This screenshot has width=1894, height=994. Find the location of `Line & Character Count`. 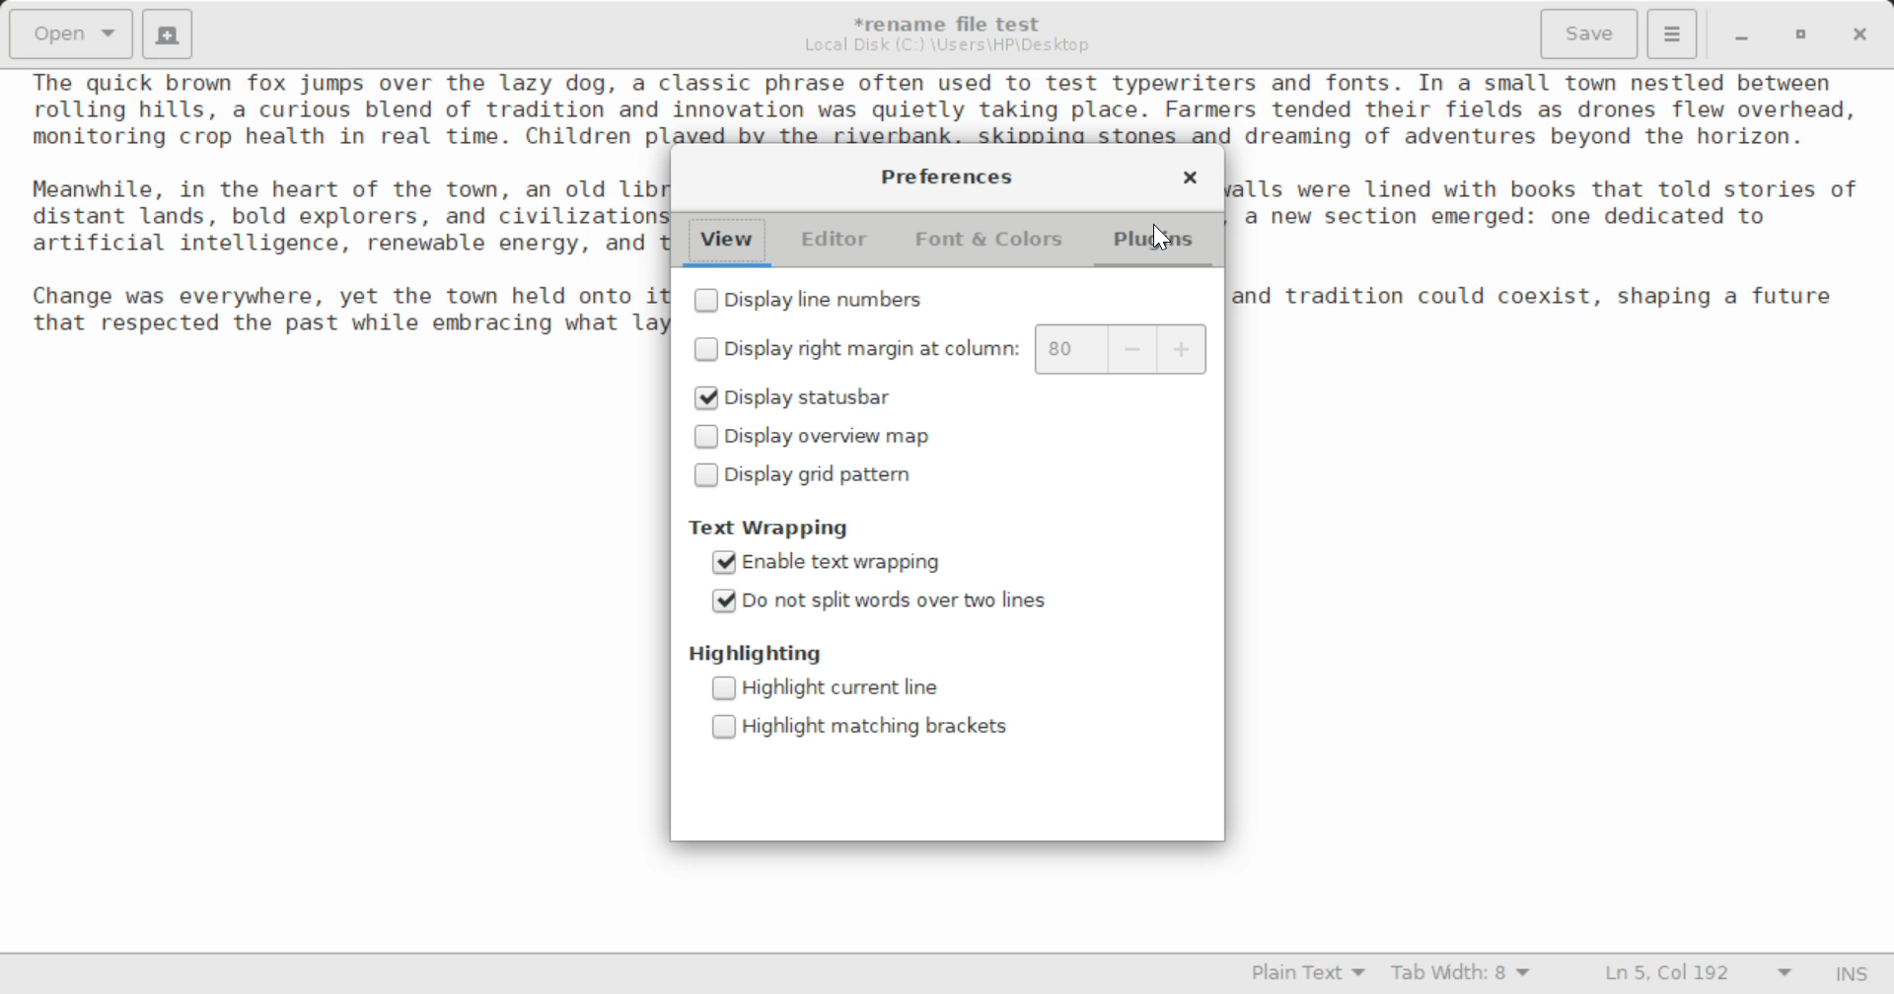

Line & Character Count is located at coordinates (1699, 975).